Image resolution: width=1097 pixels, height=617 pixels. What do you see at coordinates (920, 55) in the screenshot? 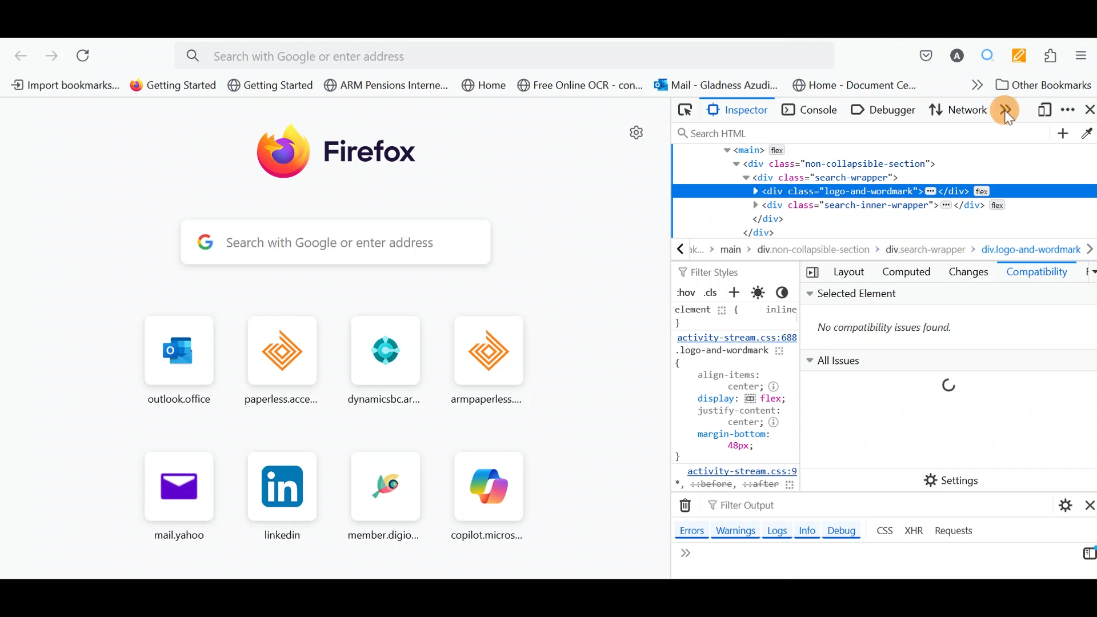
I see `Save to pocket` at bounding box center [920, 55].